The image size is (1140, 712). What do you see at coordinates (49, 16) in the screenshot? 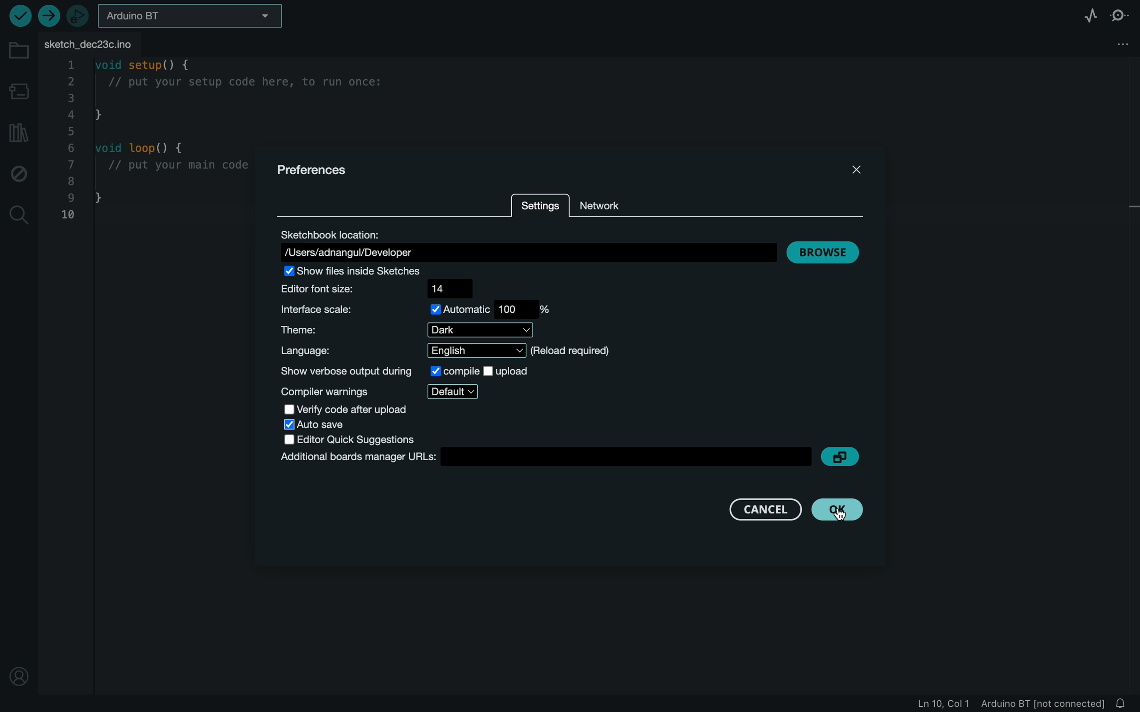
I see `upload` at bounding box center [49, 16].